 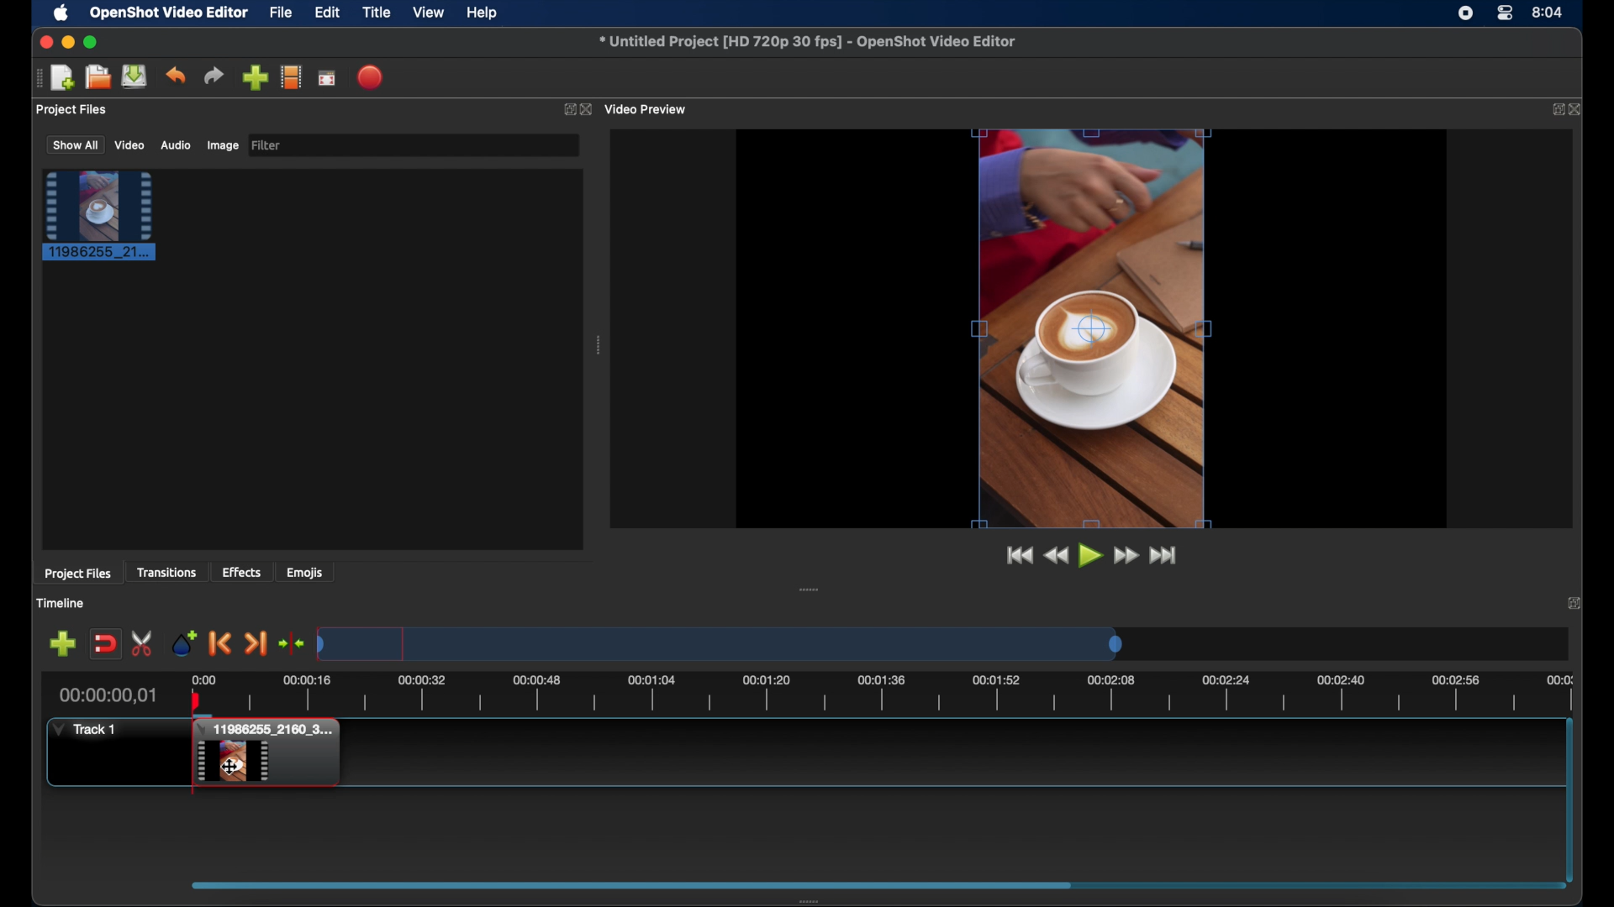 What do you see at coordinates (35, 79) in the screenshot?
I see `drag handle` at bounding box center [35, 79].